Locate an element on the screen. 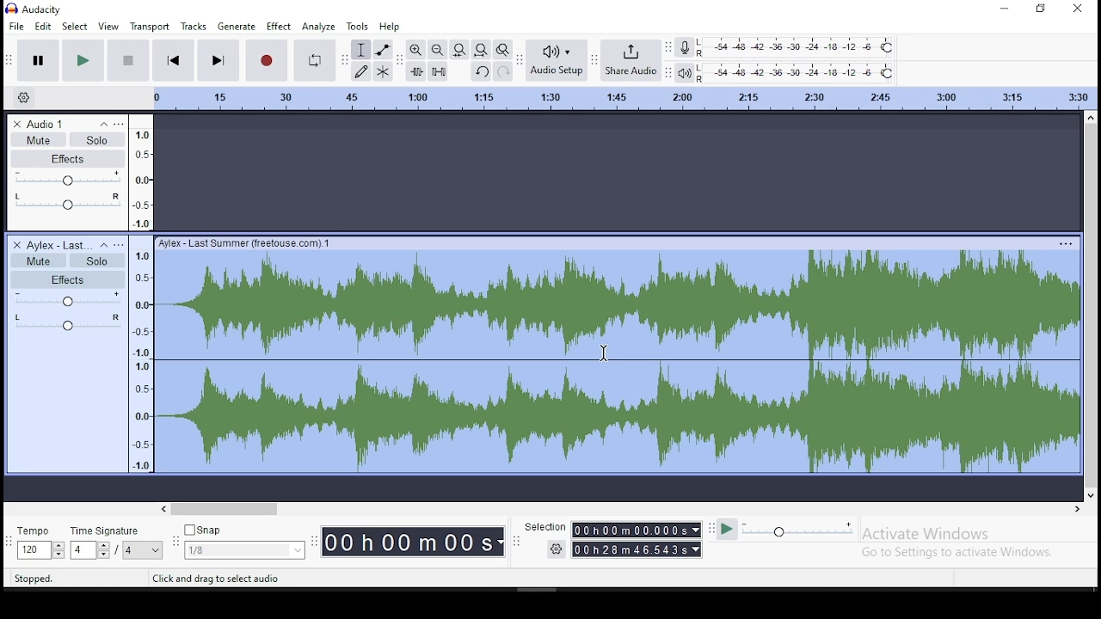  tool tips is located at coordinates (39, 579).